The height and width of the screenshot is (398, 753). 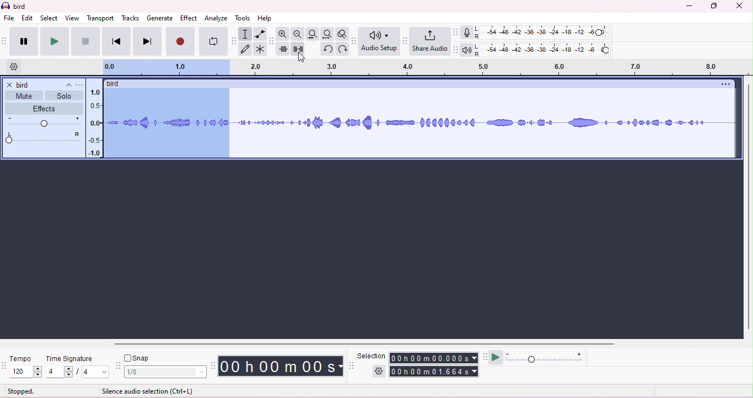 I want to click on timeline, so click(x=423, y=67).